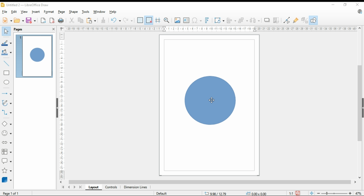  Describe the element at coordinates (276, 20) in the screenshot. I see `crop` at that location.